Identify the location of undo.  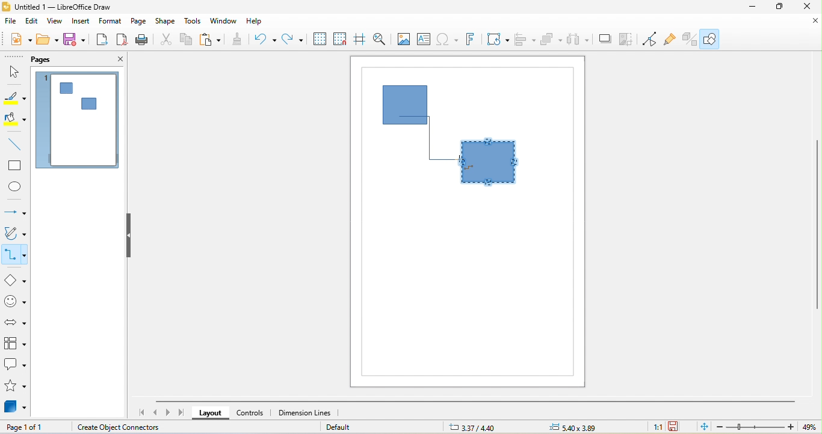
(267, 40).